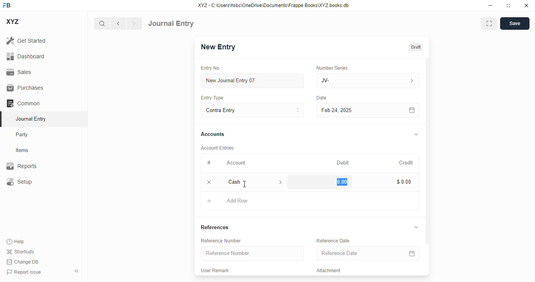 This screenshot has width=535, height=282. Describe the element at coordinates (407, 163) in the screenshot. I see `credit` at that location.